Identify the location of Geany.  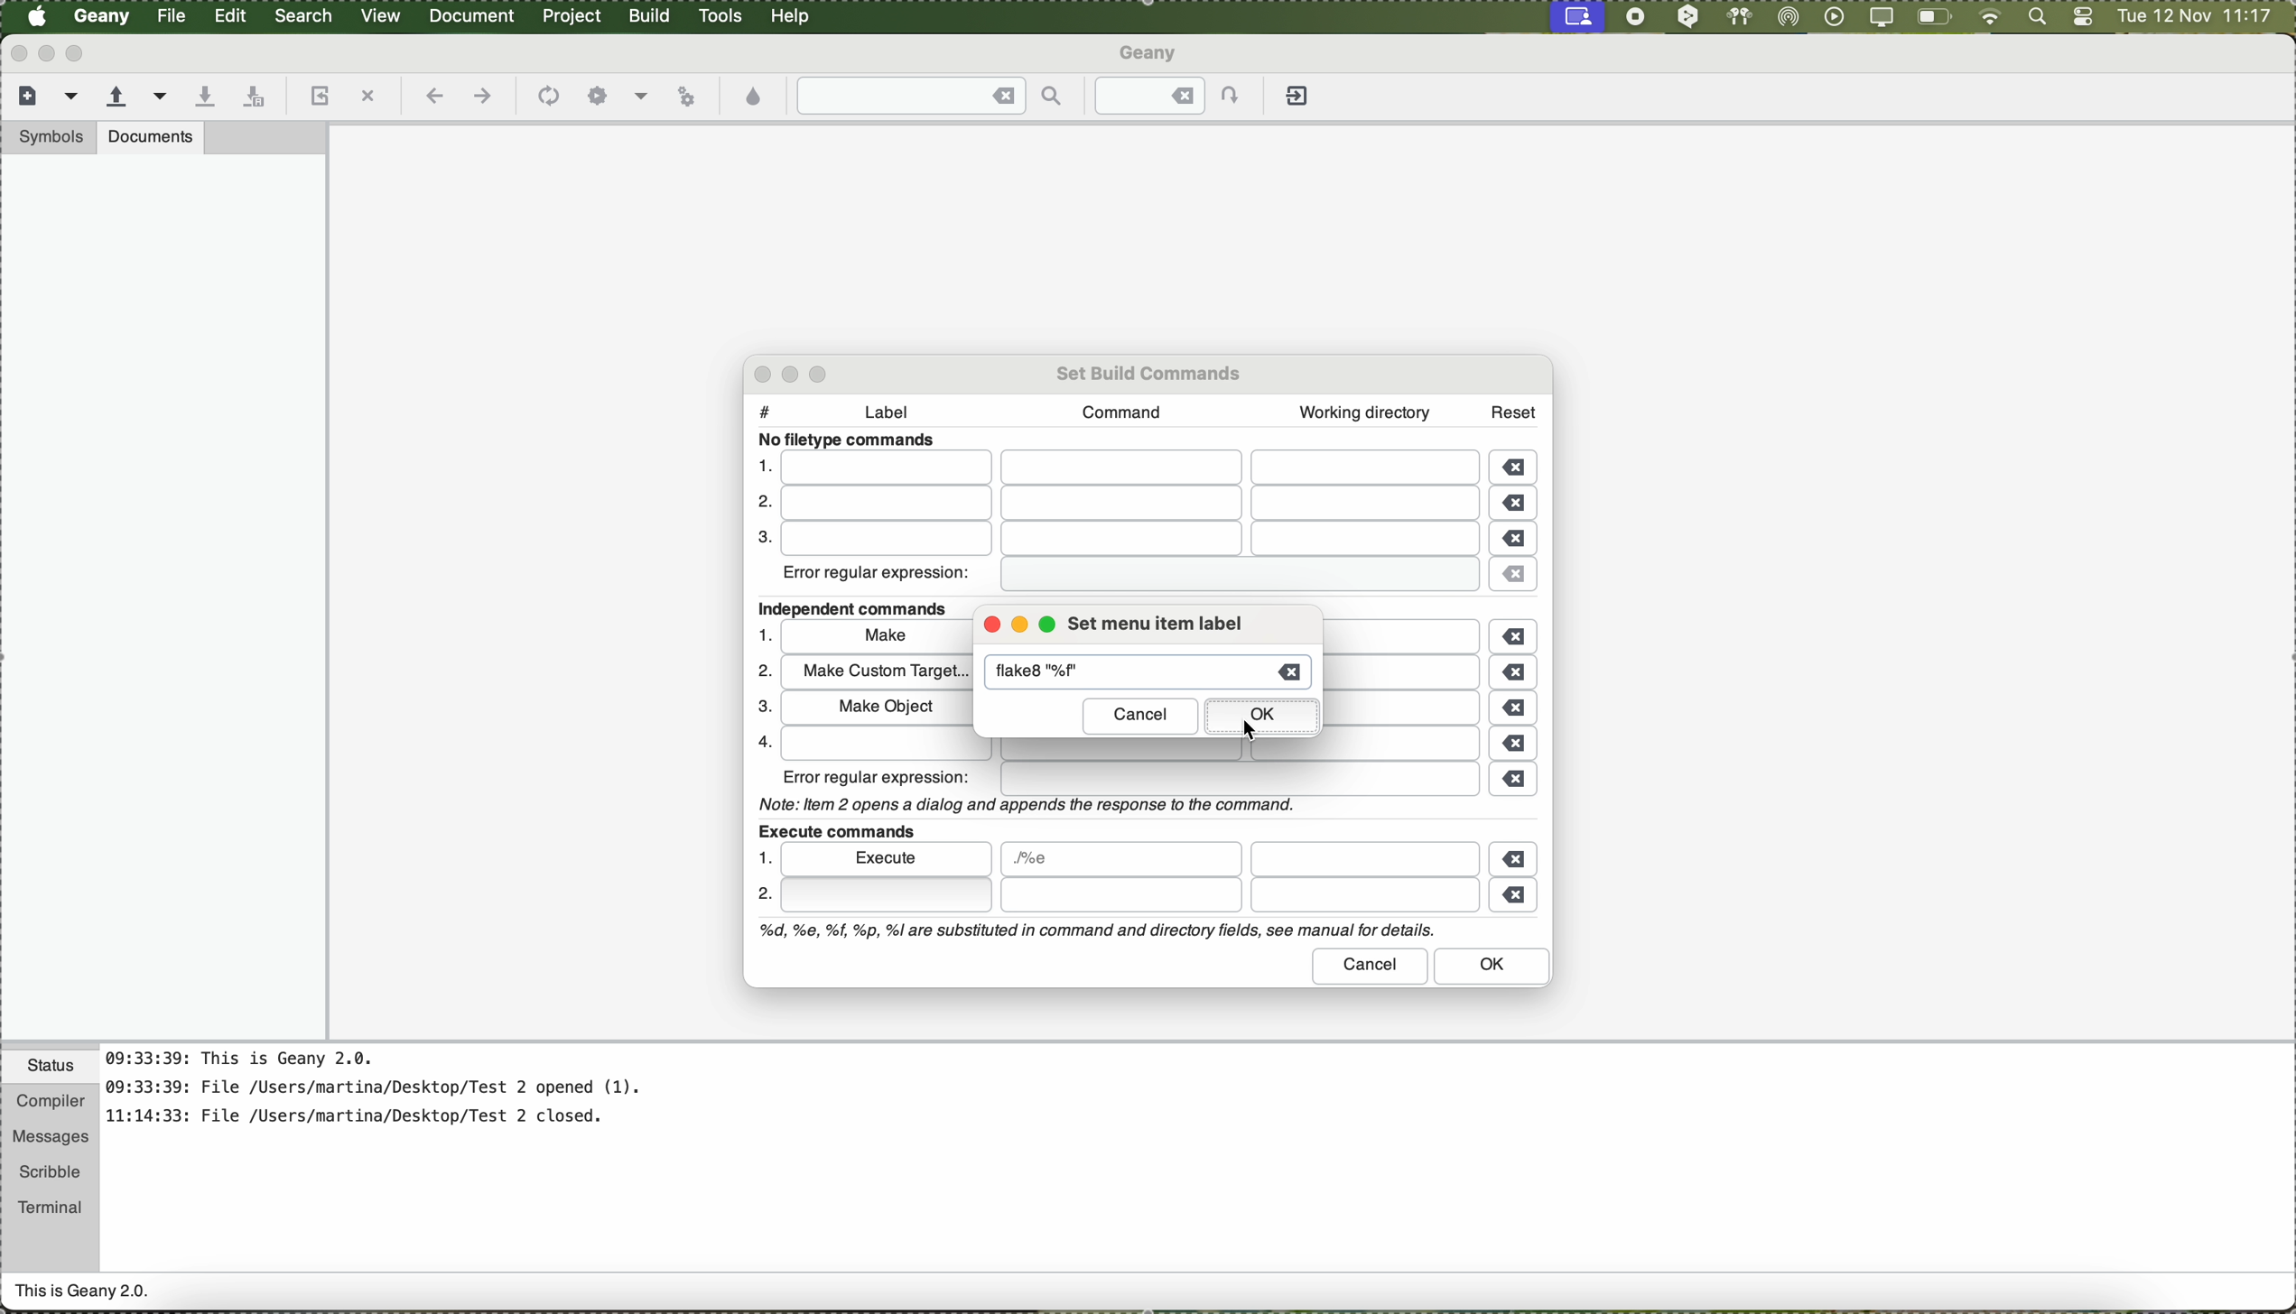
(103, 17).